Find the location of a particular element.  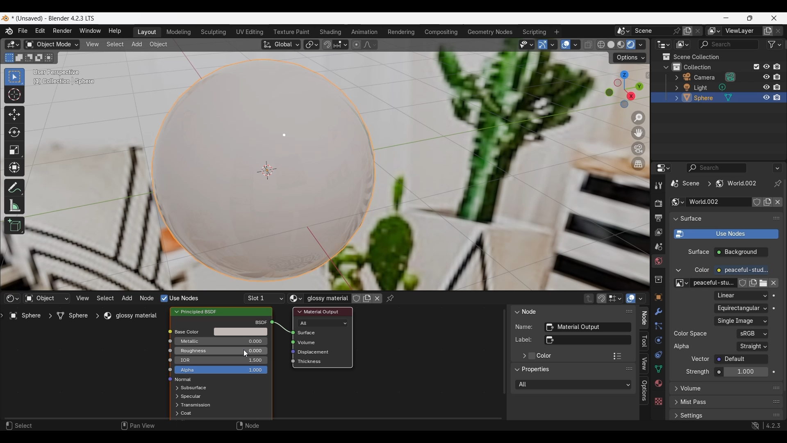

Zoom in/out is located at coordinates (638, 118).